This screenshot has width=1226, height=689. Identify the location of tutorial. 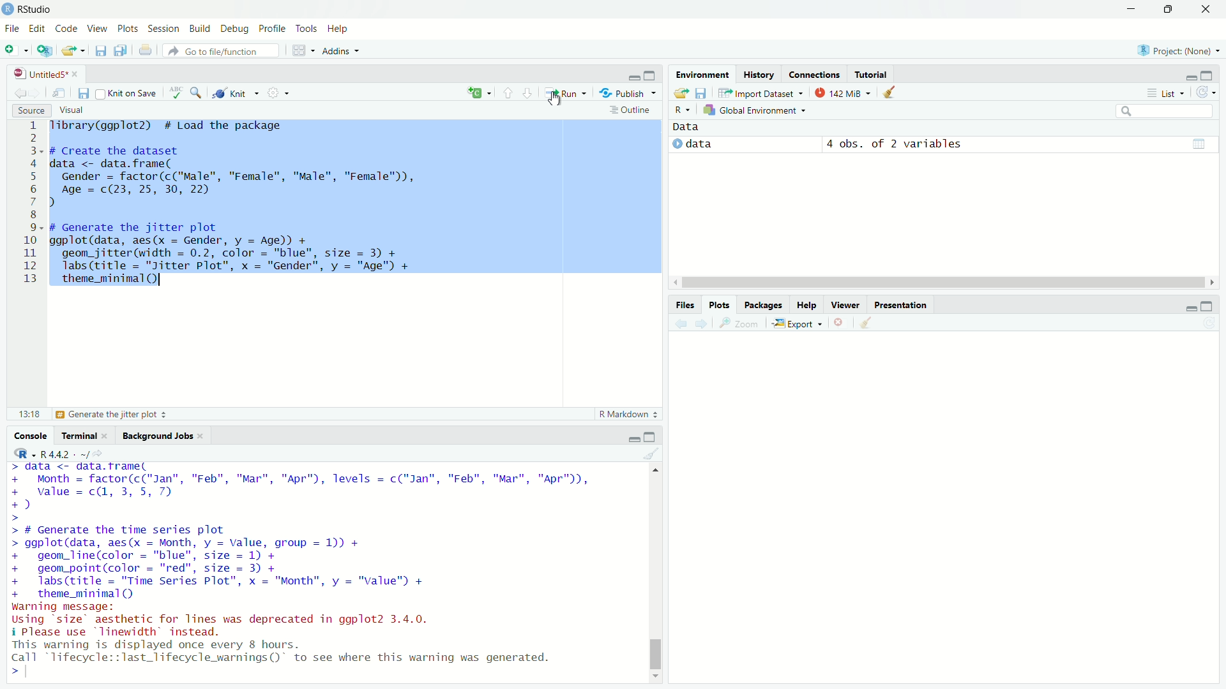
(875, 74).